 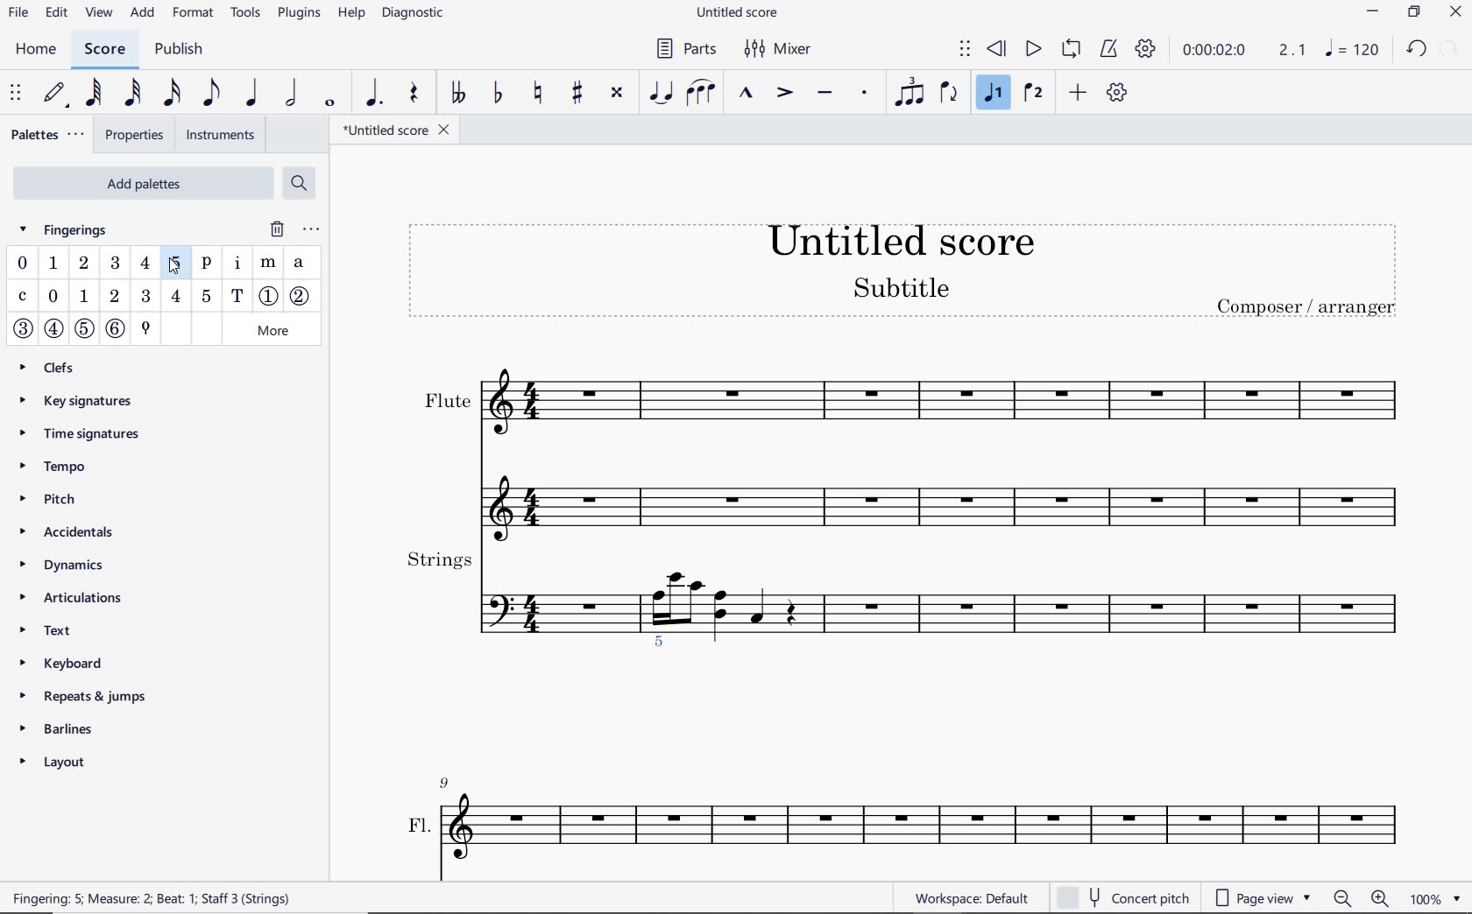 What do you see at coordinates (1413, 12) in the screenshot?
I see `RESTORE DOWN` at bounding box center [1413, 12].